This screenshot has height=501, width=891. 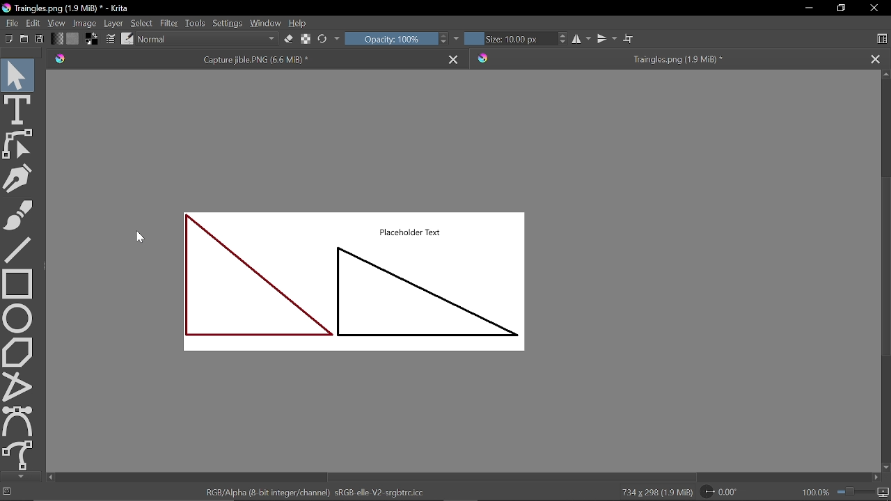 What do you see at coordinates (246, 59) in the screenshot?
I see `Capture jible.PNG (6.6 MiB) *` at bounding box center [246, 59].